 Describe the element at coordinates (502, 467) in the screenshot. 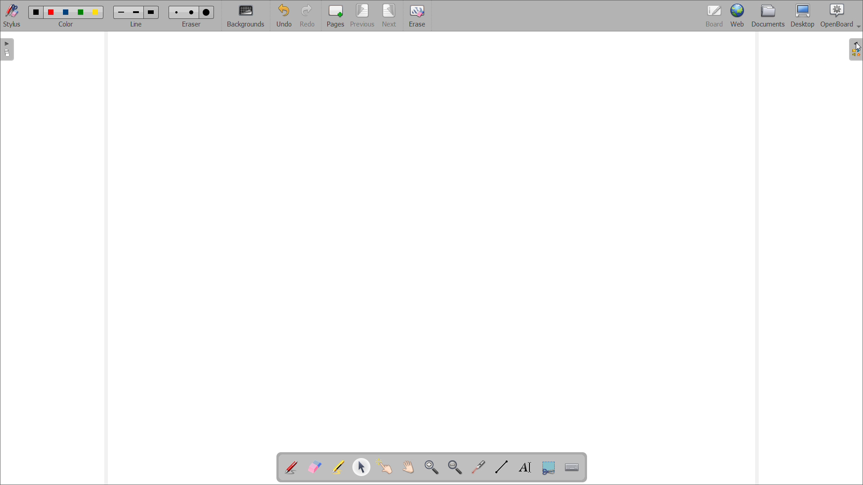

I see `draw lines` at that location.